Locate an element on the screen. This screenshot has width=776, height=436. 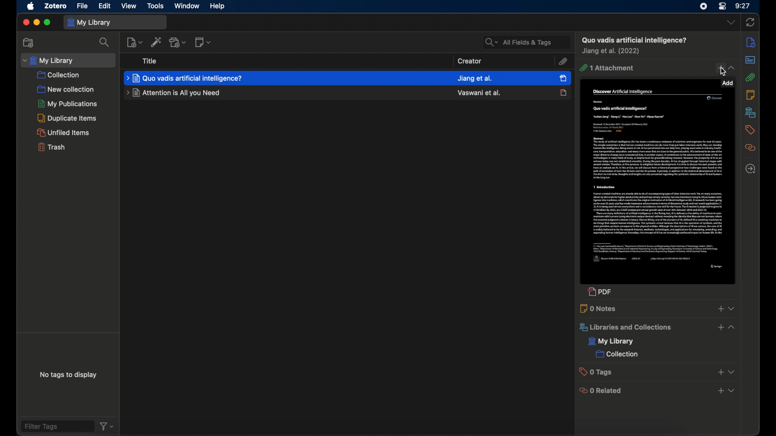
attachments is located at coordinates (750, 78).